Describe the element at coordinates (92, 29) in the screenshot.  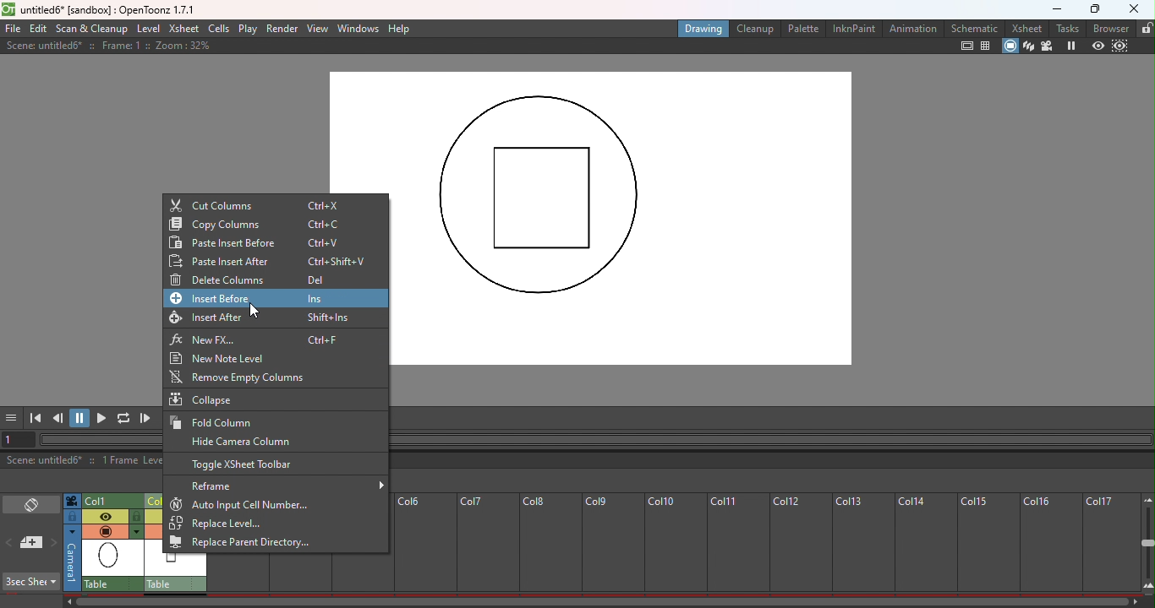
I see `Scan & Cleanup` at that location.